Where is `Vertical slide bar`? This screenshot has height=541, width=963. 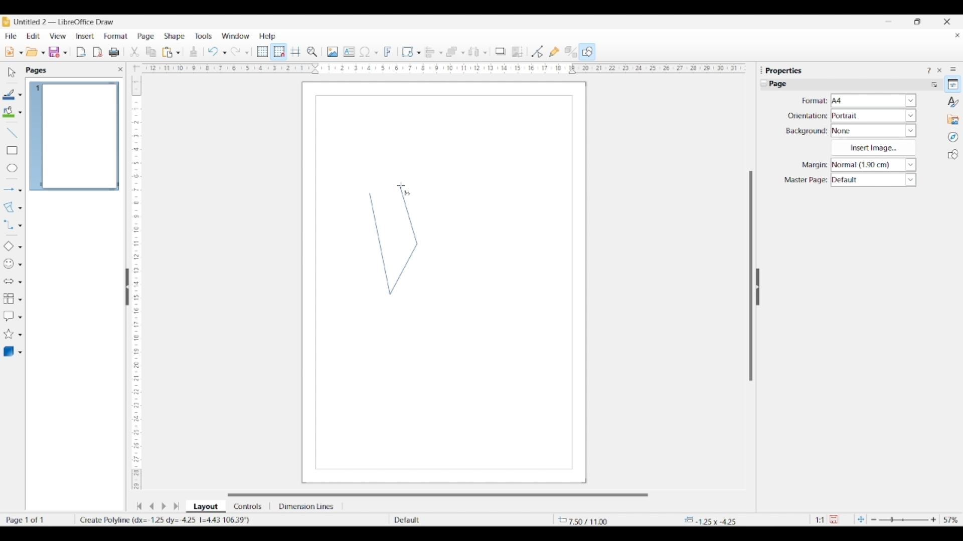 Vertical slide bar is located at coordinates (751, 276).